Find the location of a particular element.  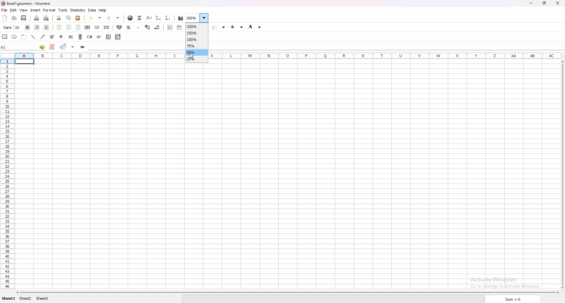

slider is located at coordinates (99, 37).